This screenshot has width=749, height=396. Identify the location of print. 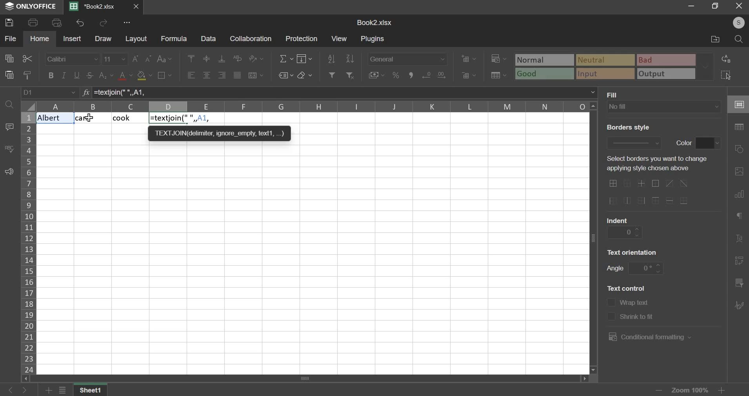
(33, 23).